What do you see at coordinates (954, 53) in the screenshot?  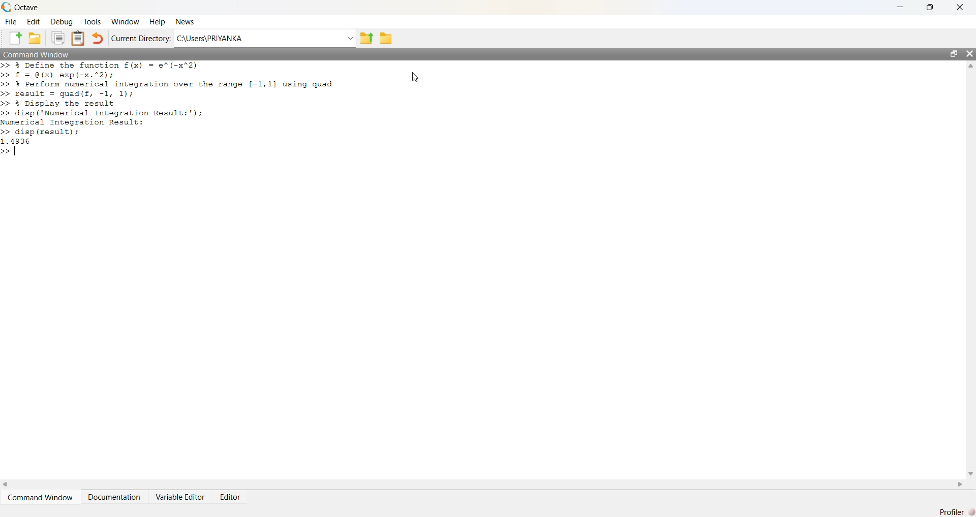 I see `restore` at bounding box center [954, 53].